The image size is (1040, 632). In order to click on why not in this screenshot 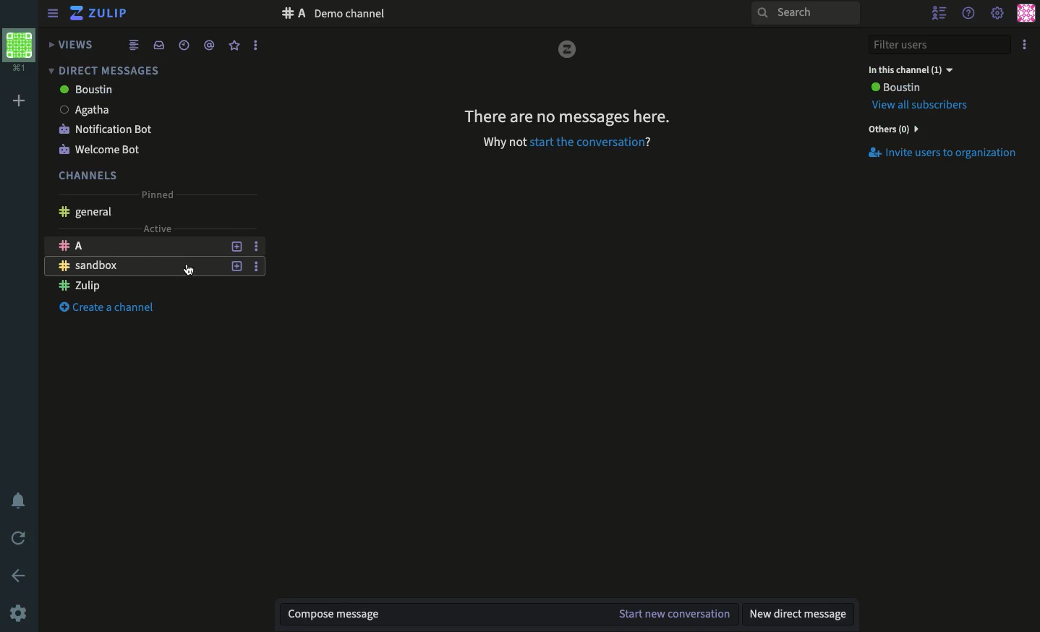, I will do `click(505, 144)`.